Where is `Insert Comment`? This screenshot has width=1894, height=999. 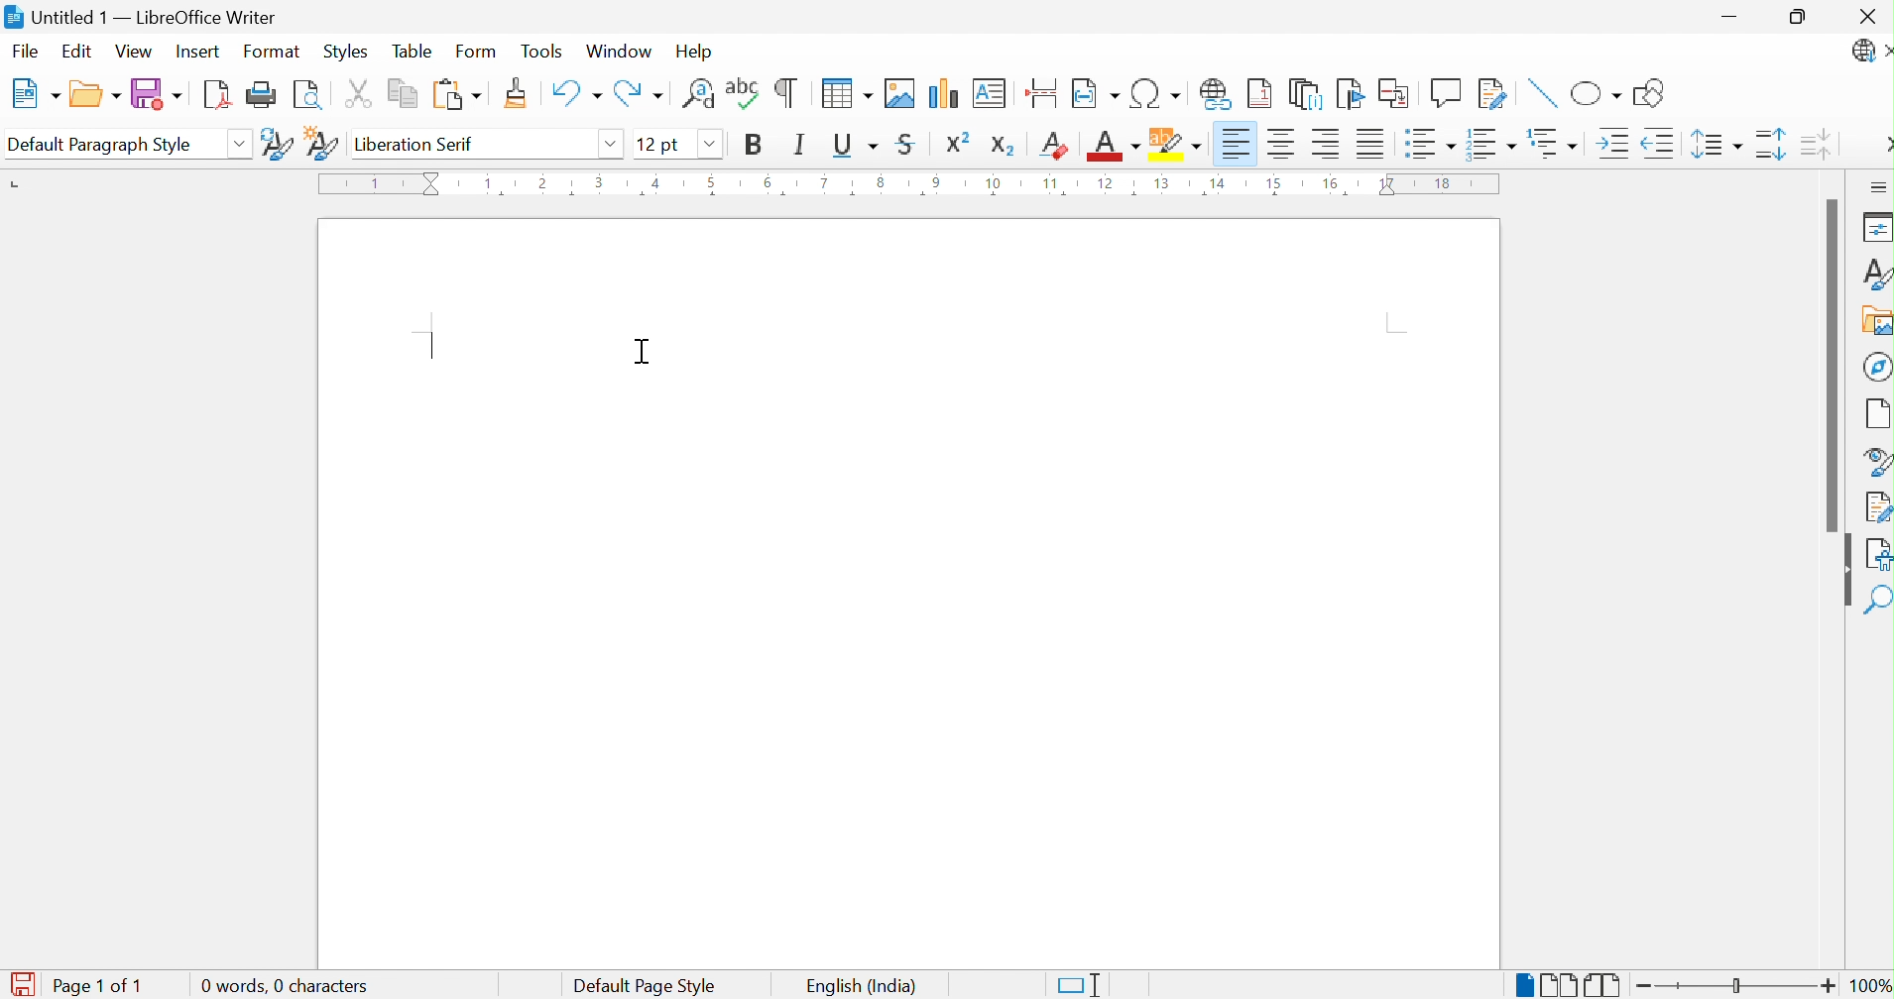 Insert Comment is located at coordinates (1447, 93).